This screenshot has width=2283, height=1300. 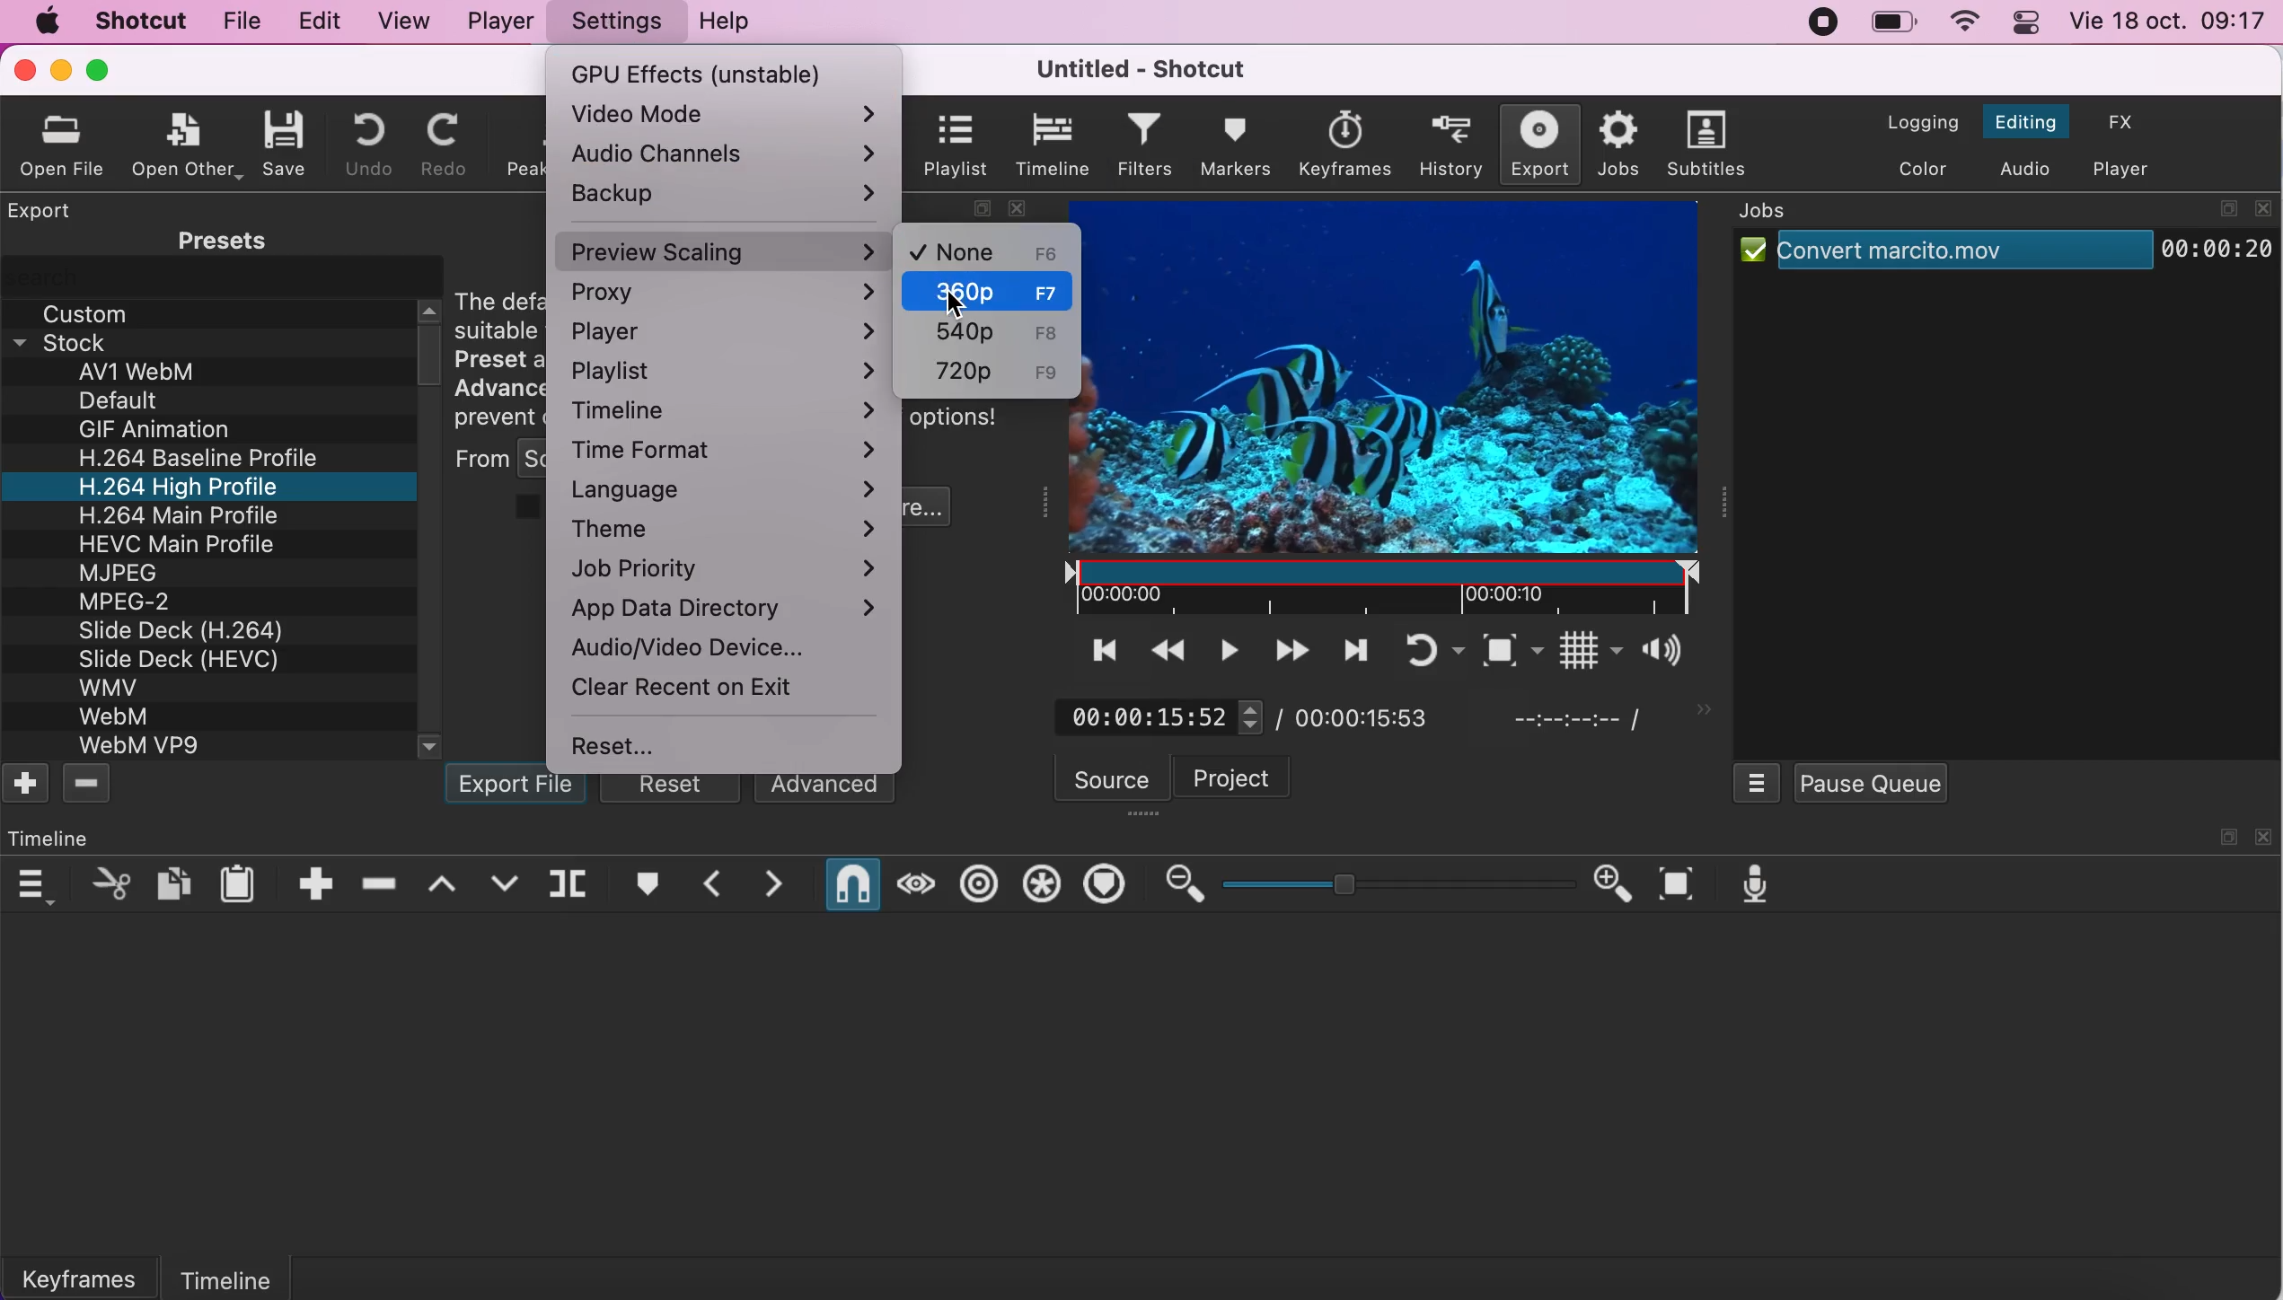 What do you see at coordinates (137, 21) in the screenshot?
I see `shotcut` at bounding box center [137, 21].